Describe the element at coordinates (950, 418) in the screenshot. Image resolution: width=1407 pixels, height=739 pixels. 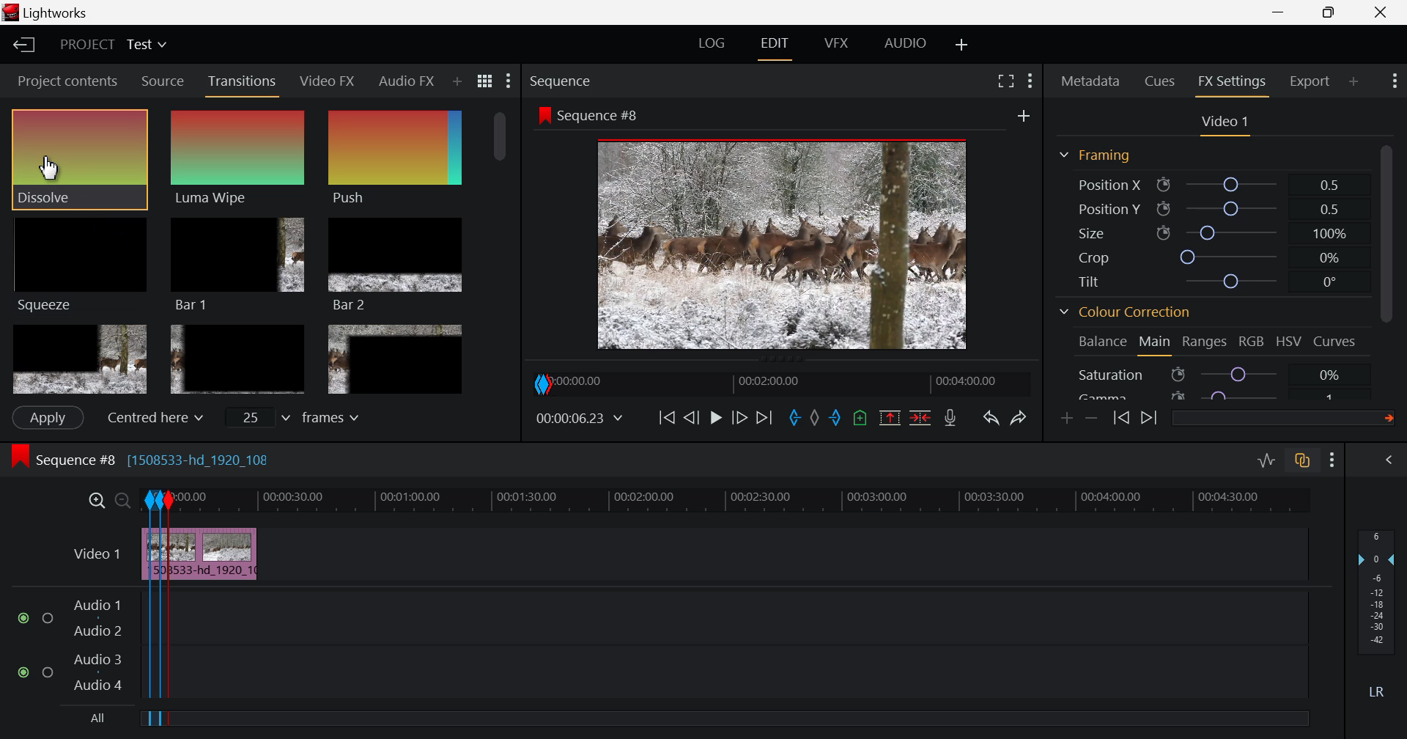
I see `Record Voiceover` at that location.